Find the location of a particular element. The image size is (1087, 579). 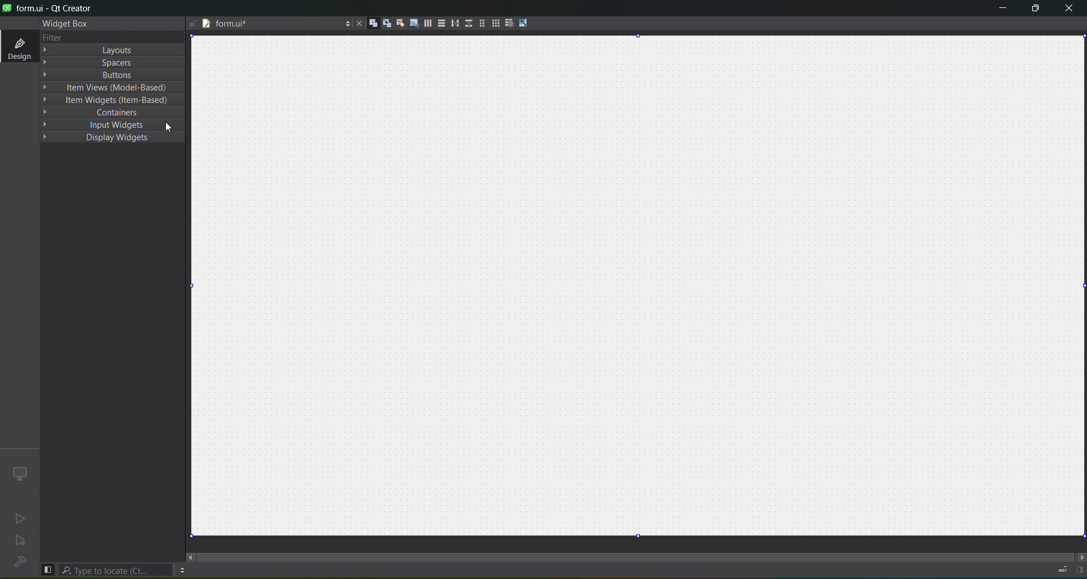

show right panel is located at coordinates (1080, 568).